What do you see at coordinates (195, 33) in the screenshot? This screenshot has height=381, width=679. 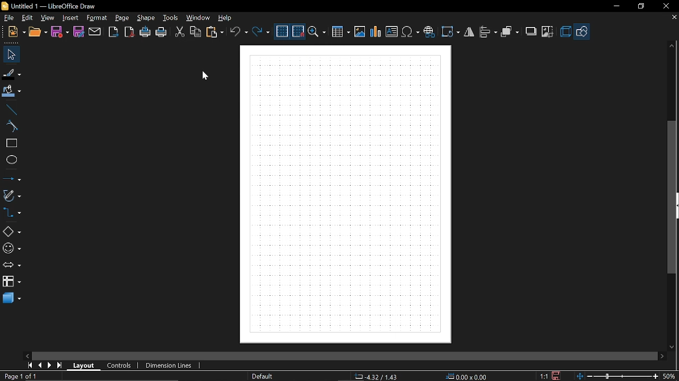 I see `copy` at bounding box center [195, 33].